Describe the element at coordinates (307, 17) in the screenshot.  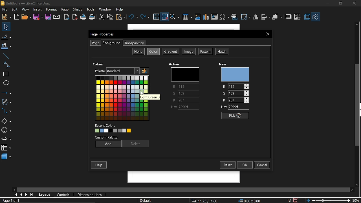
I see `3d effects` at that location.